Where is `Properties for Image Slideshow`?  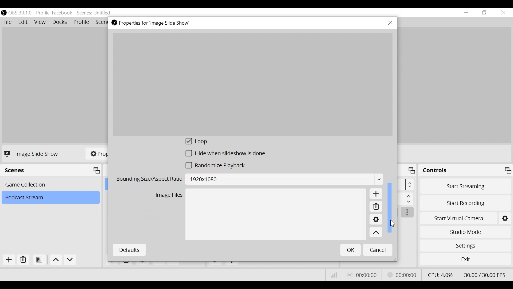 Properties for Image Slideshow is located at coordinates (152, 23).